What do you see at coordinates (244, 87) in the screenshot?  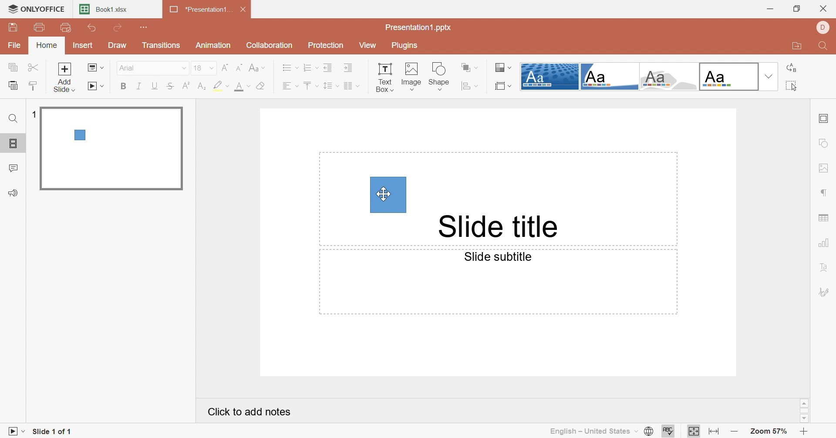 I see `Font color` at bounding box center [244, 87].